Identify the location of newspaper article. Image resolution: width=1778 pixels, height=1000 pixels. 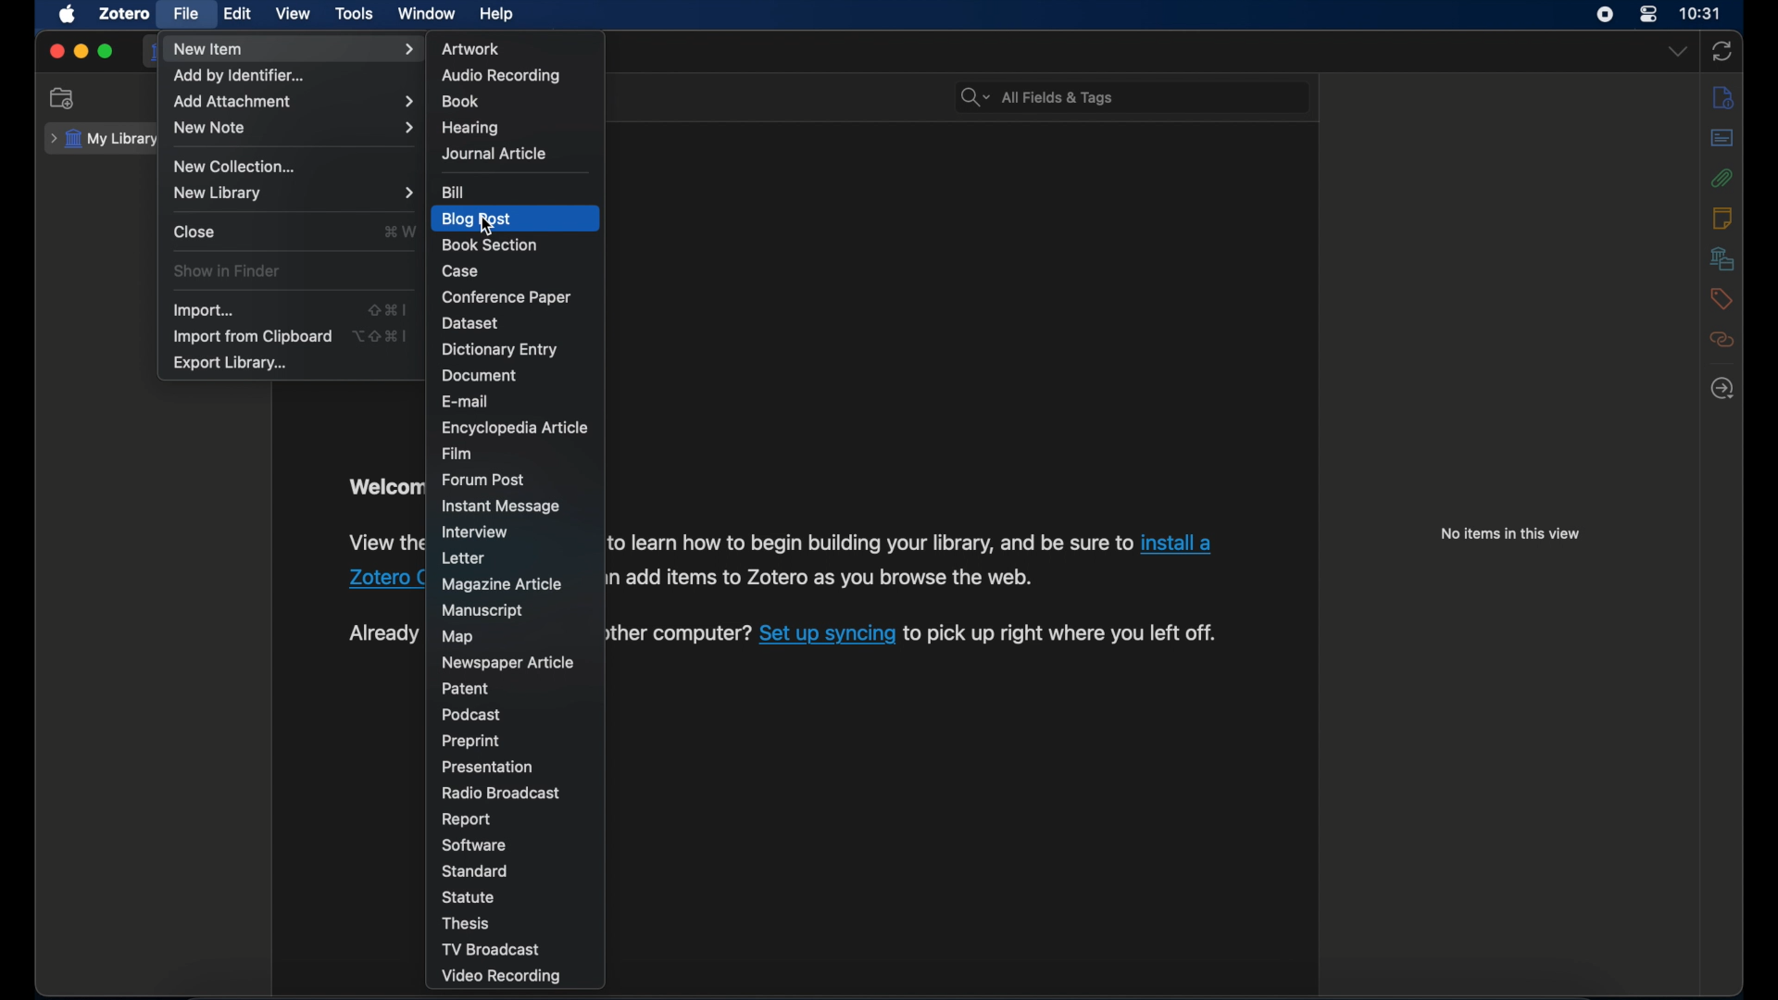
(510, 663).